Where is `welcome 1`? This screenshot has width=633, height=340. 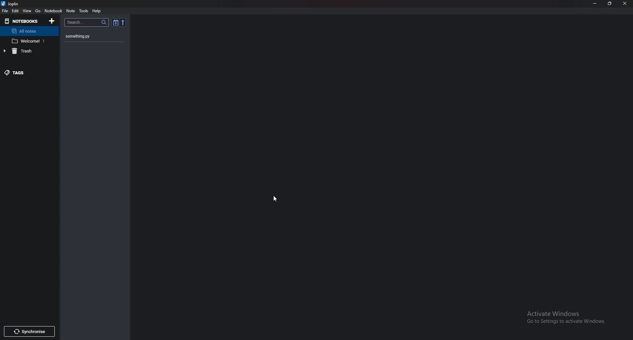
welcome 1 is located at coordinates (28, 41).